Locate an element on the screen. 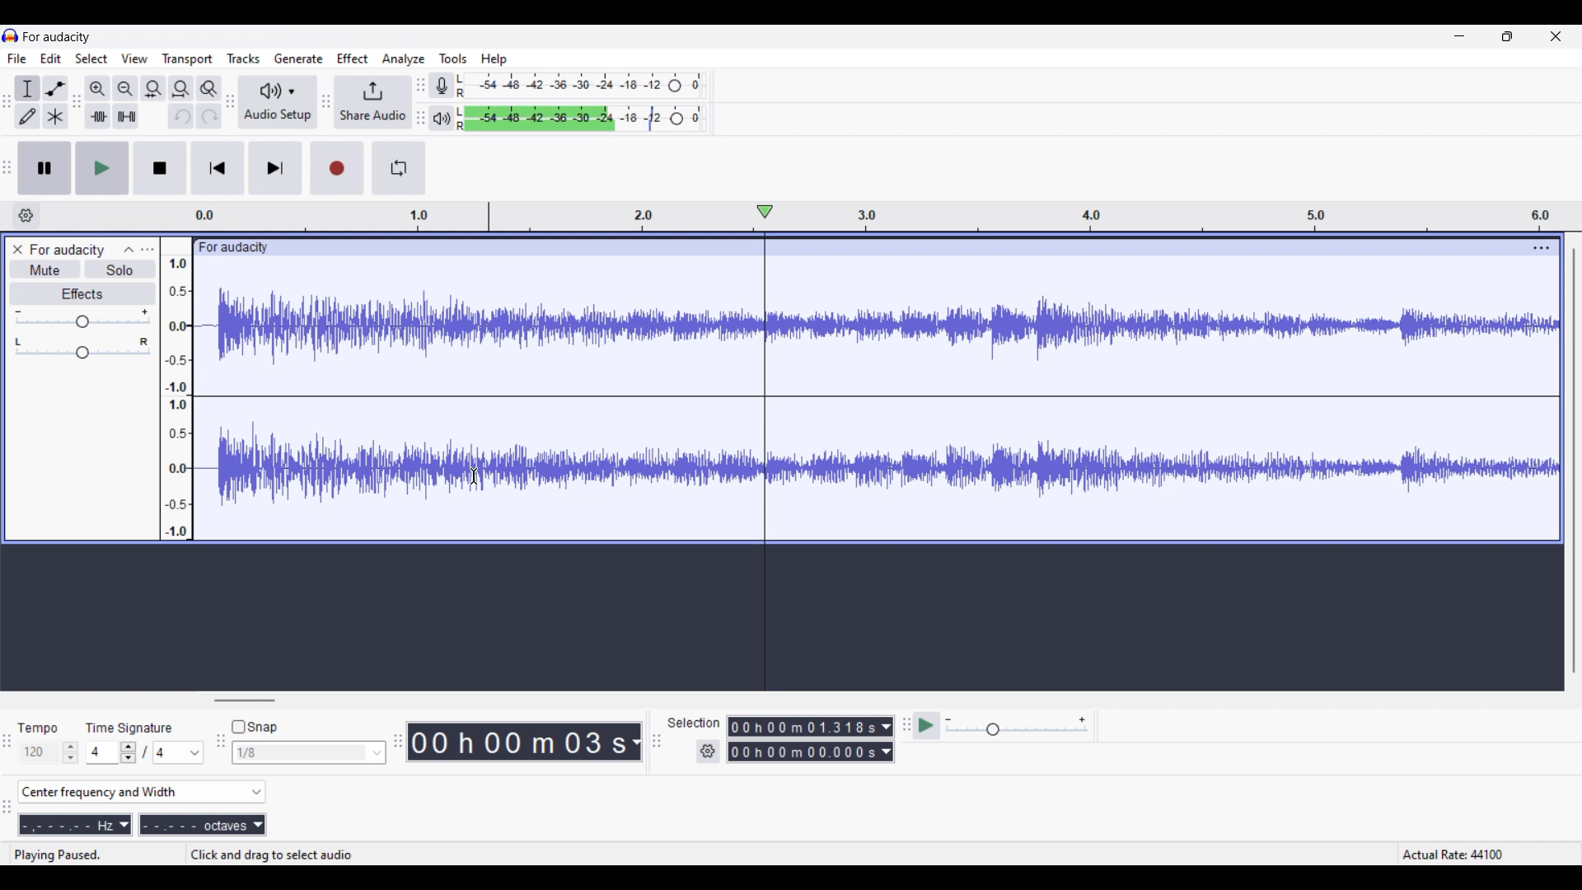  Recording level is located at coordinates (581, 86).